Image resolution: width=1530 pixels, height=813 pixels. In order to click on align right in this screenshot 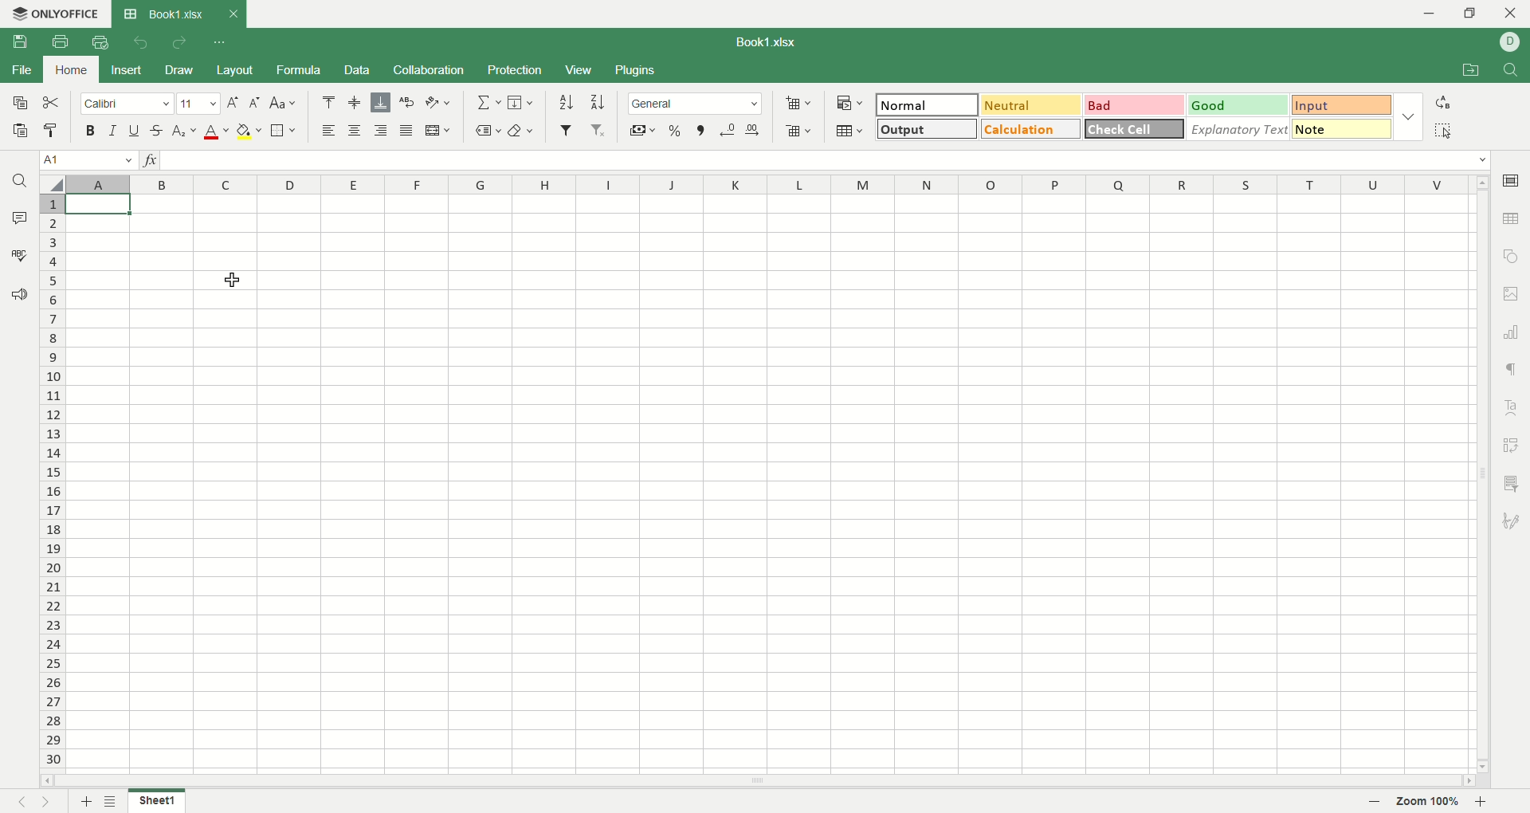, I will do `click(383, 132)`.